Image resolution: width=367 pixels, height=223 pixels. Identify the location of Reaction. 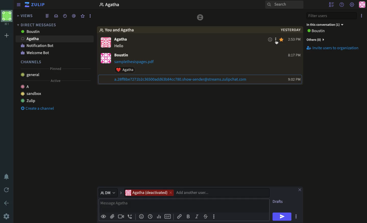
(128, 70).